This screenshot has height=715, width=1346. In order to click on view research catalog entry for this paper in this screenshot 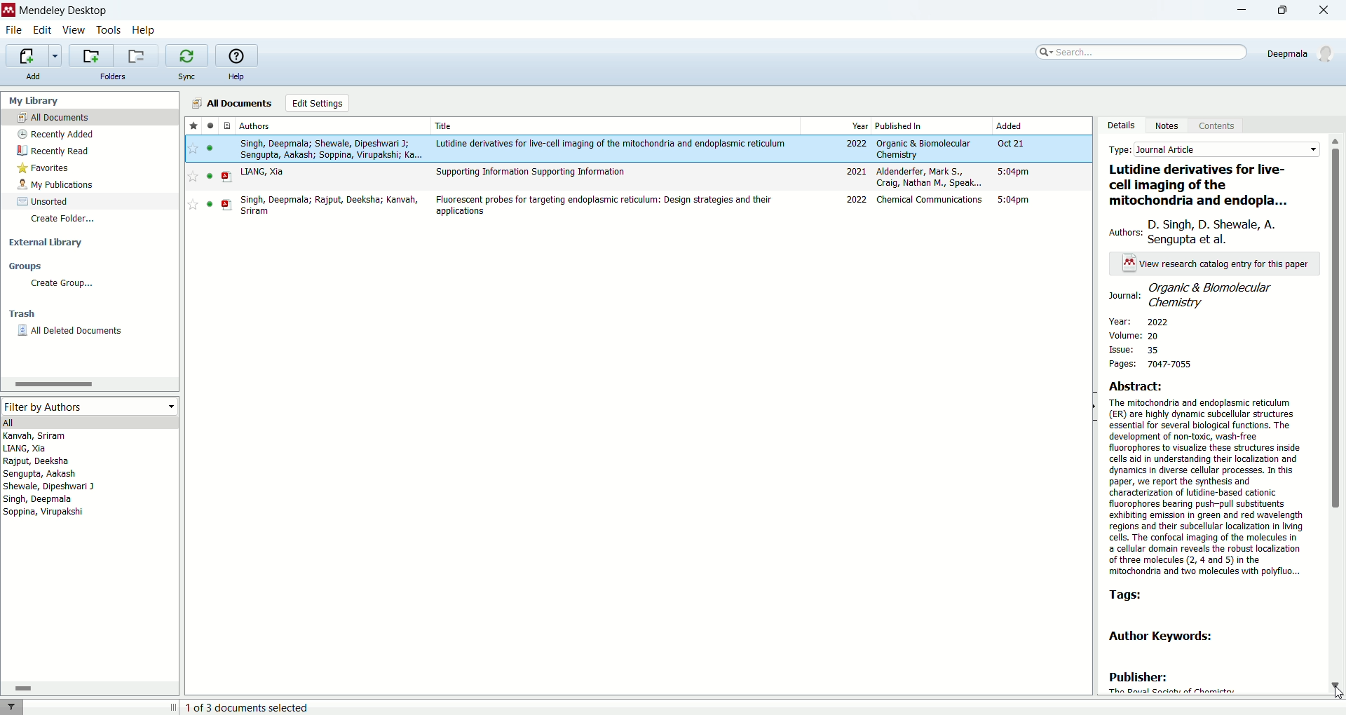, I will do `click(1218, 264)`.